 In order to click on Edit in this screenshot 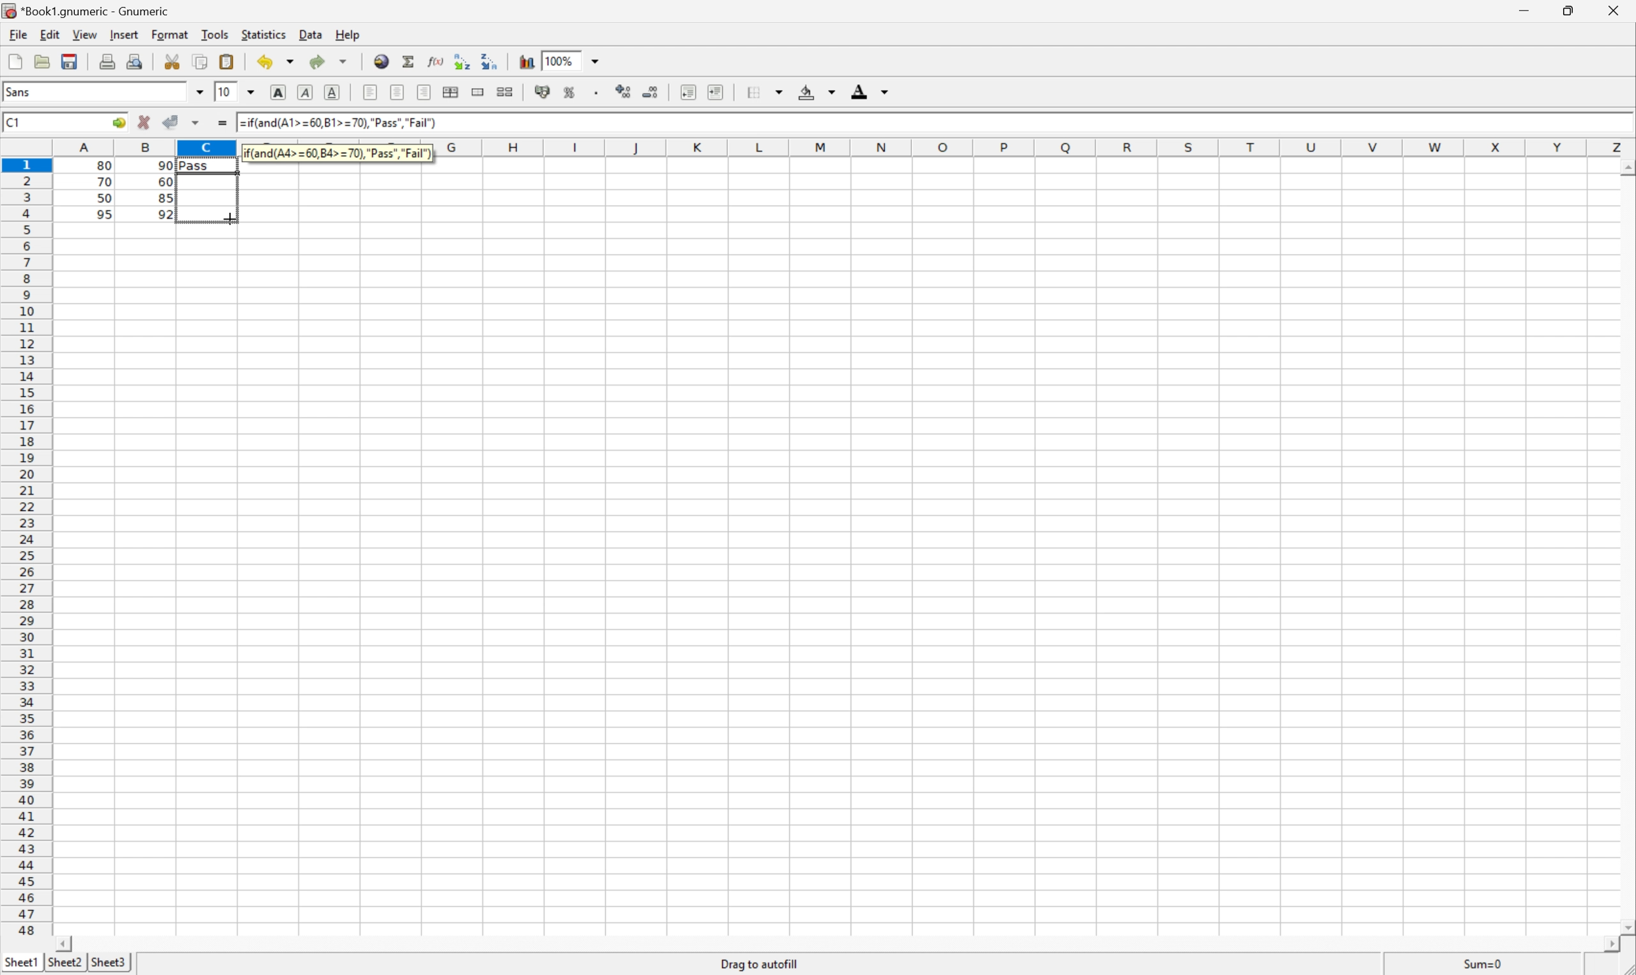, I will do `click(49, 35)`.